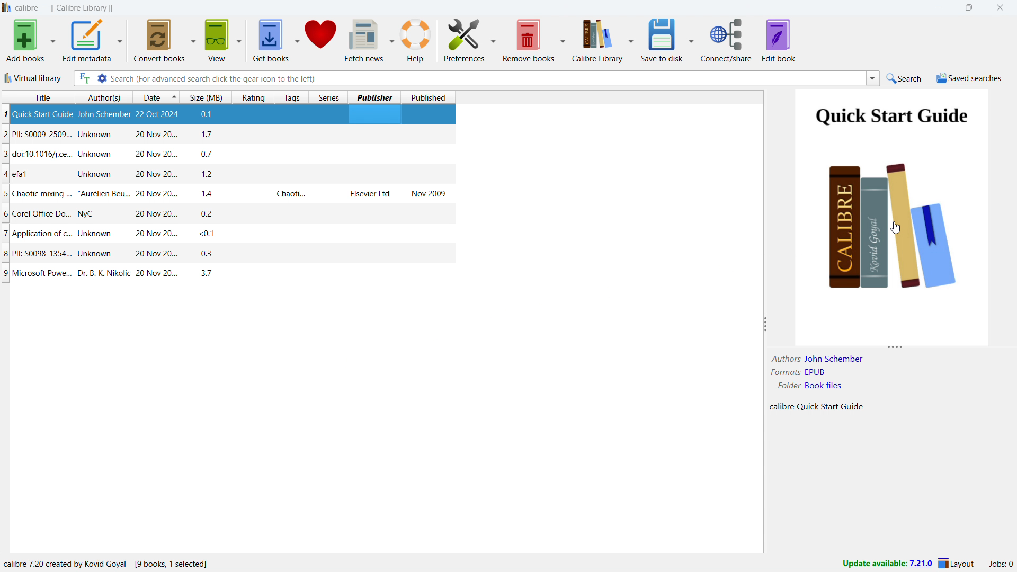 The height and width of the screenshot is (572, 1017). Describe the element at coordinates (784, 359) in the screenshot. I see `Author` at that location.